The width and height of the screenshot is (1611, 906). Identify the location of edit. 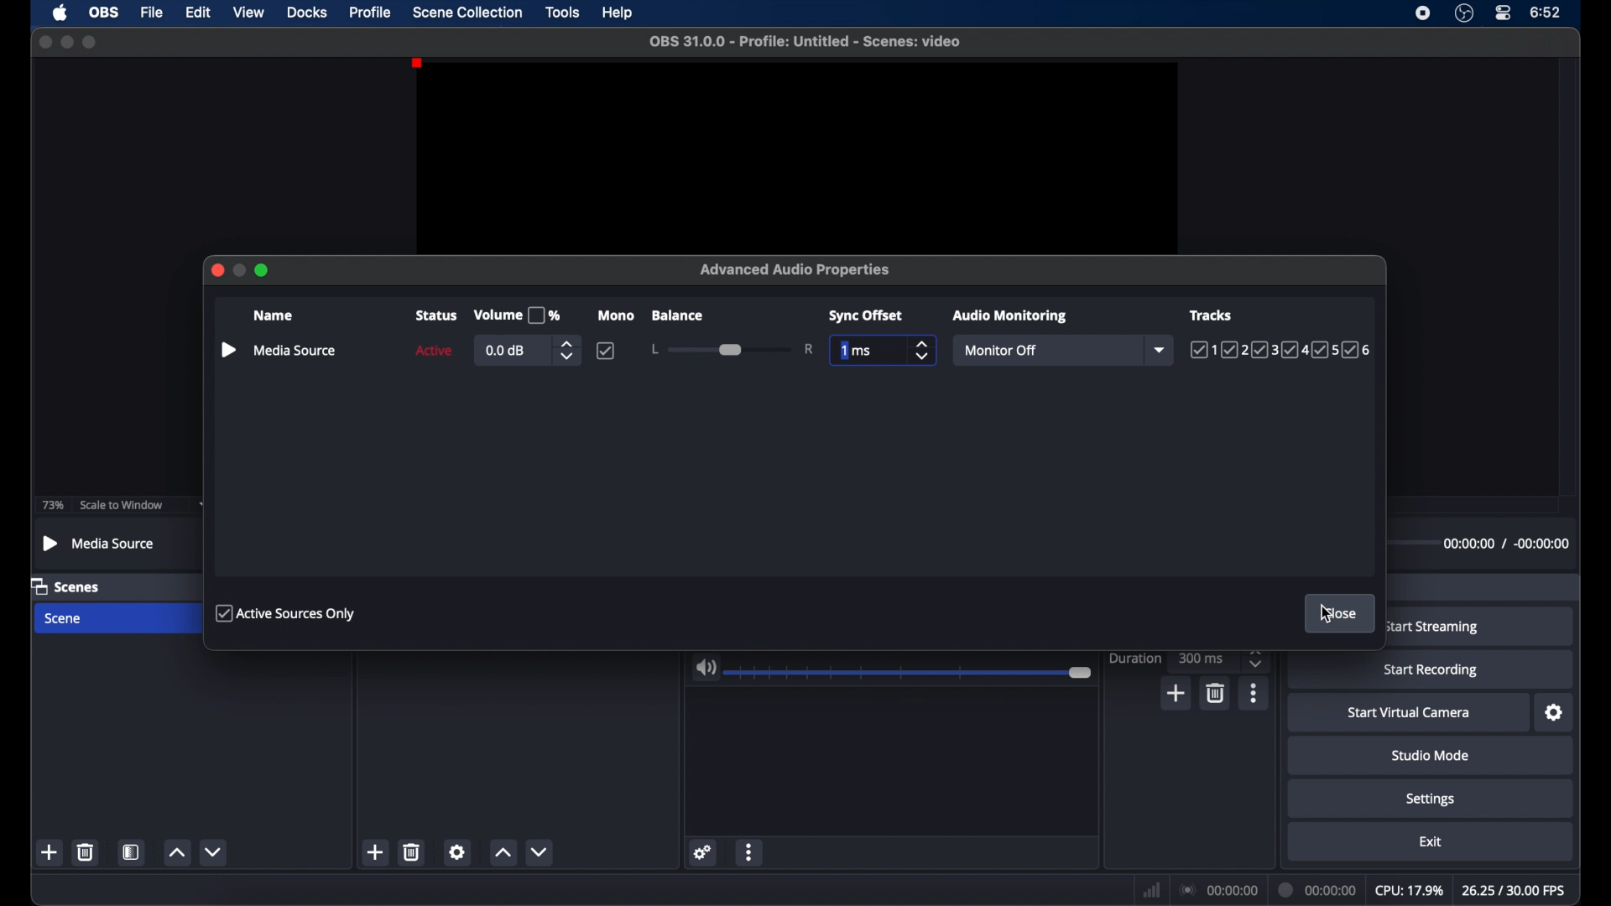
(198, 13).